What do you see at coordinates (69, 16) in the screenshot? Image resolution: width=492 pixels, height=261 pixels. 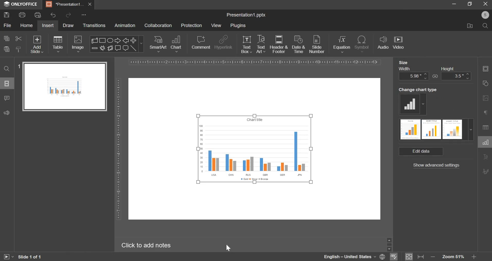 I see `redo` at bounding box center [69, 16].